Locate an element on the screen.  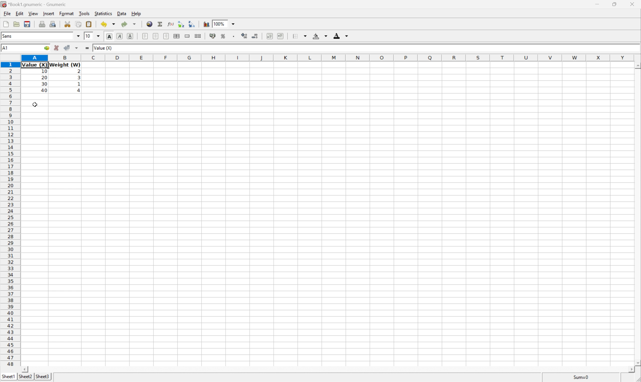
Data is located at coordinates (121, 14).